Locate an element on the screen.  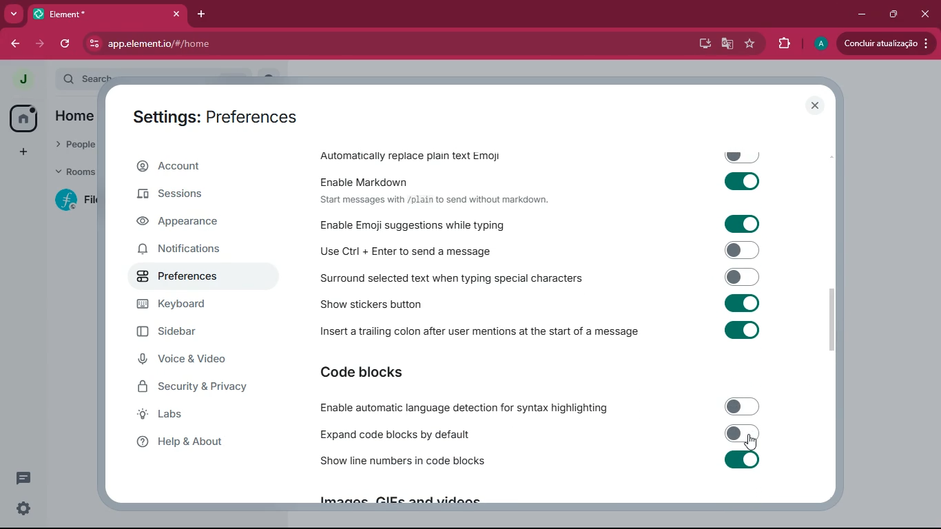
rooms is located at coordinates (71, 174).